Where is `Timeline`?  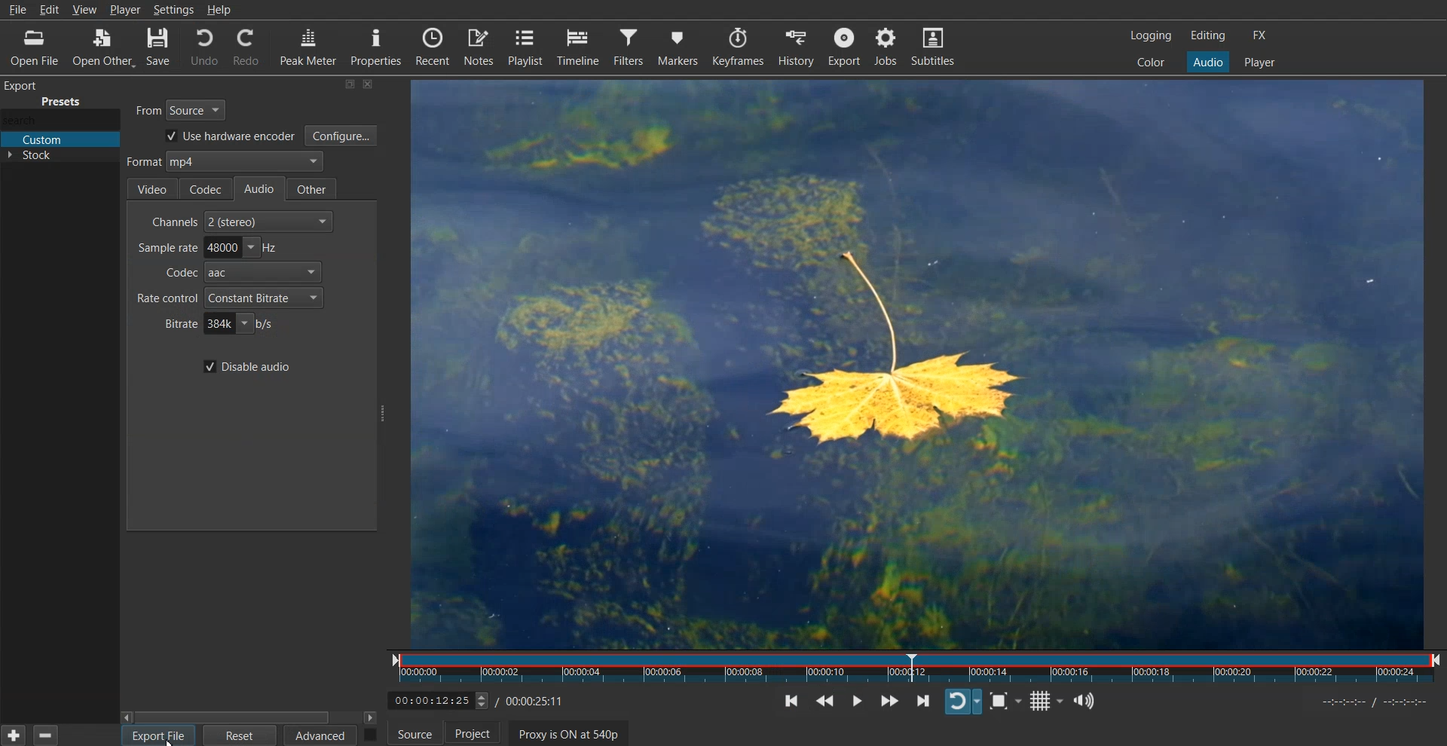 Timeline is located at coordinates (578, 46).